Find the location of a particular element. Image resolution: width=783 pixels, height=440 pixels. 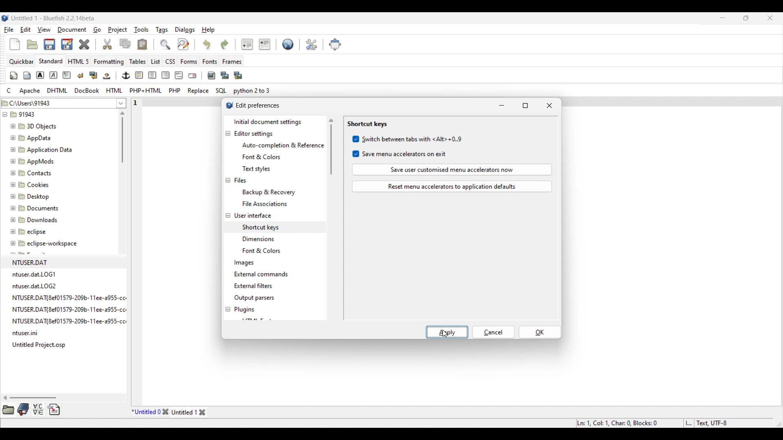

Save is located at coordinates (58, 44).